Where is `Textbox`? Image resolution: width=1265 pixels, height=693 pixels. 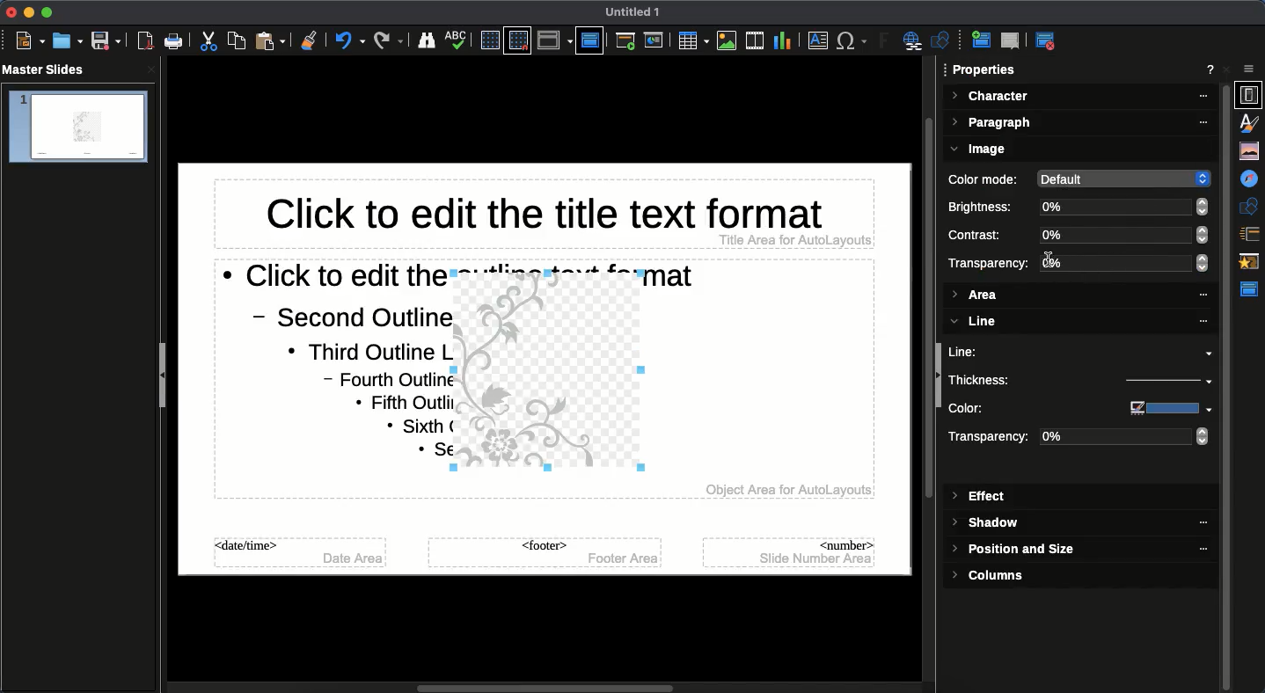 Textbox is located at coordinates (815, 41).